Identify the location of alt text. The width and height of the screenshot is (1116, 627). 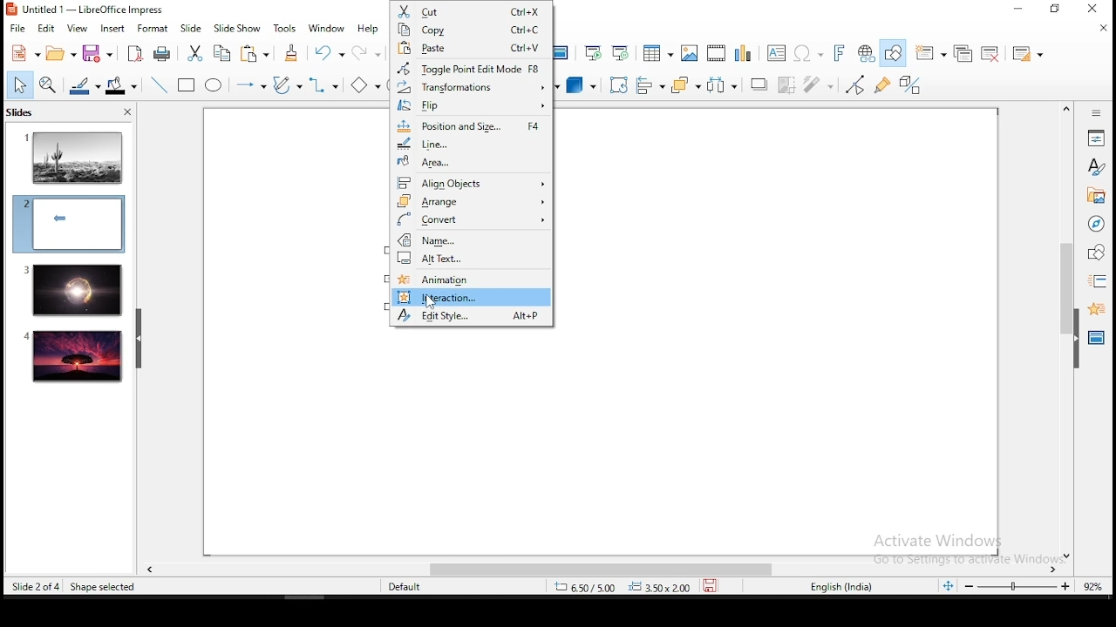
(472, 261).